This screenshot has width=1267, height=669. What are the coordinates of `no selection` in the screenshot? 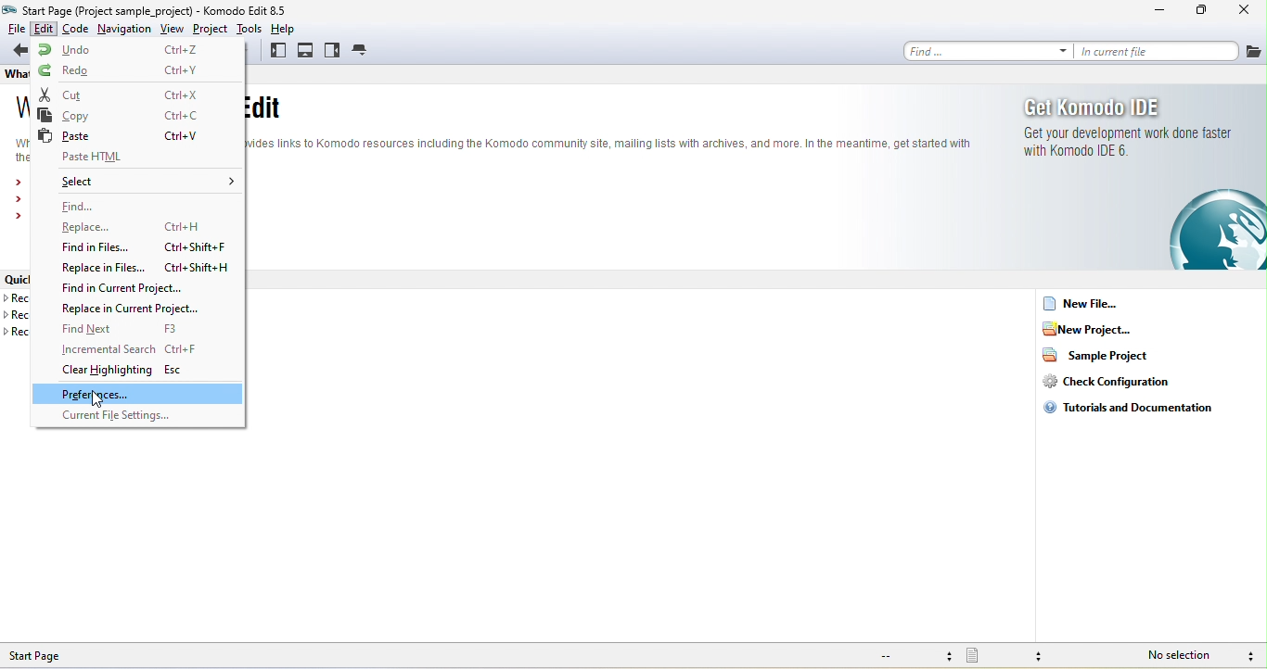 It's located at (1182, 654).